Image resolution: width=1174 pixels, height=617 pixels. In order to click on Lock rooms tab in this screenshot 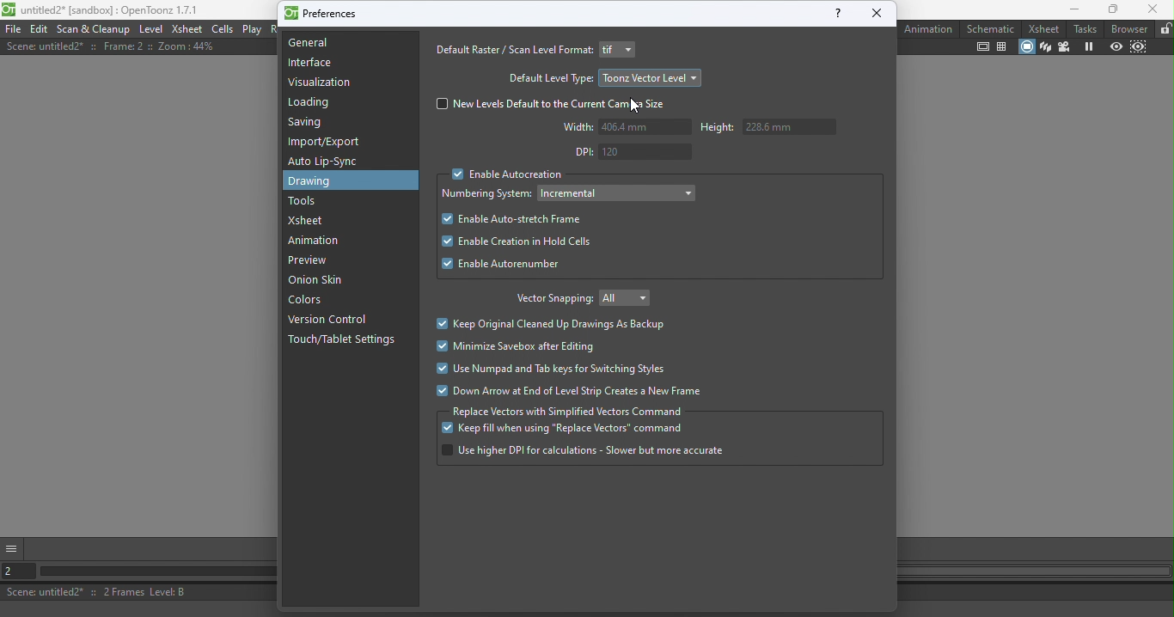, I will do `click(1164, 29)`.